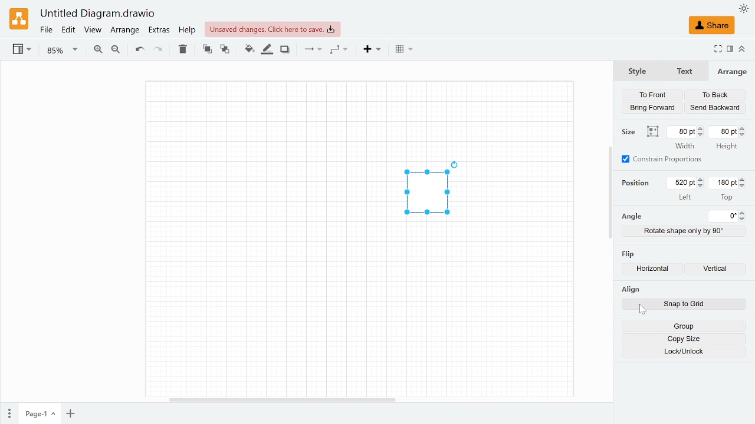 The height and width of the screenshot is (424, 755). What do you see at coordinates (684, 352) in the screenshot?
I see `Lock/Unlock` at bounding box center [684, 352].